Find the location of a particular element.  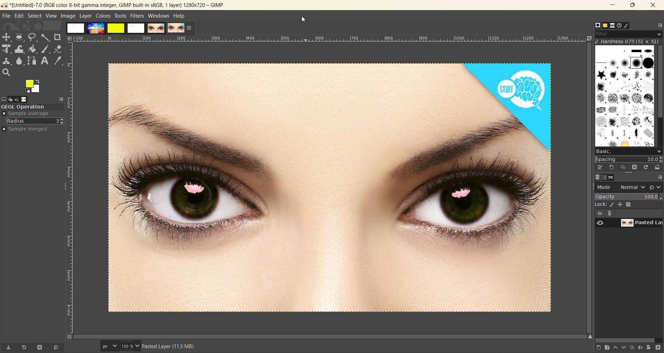

expand is located at coordinates (611, 213).